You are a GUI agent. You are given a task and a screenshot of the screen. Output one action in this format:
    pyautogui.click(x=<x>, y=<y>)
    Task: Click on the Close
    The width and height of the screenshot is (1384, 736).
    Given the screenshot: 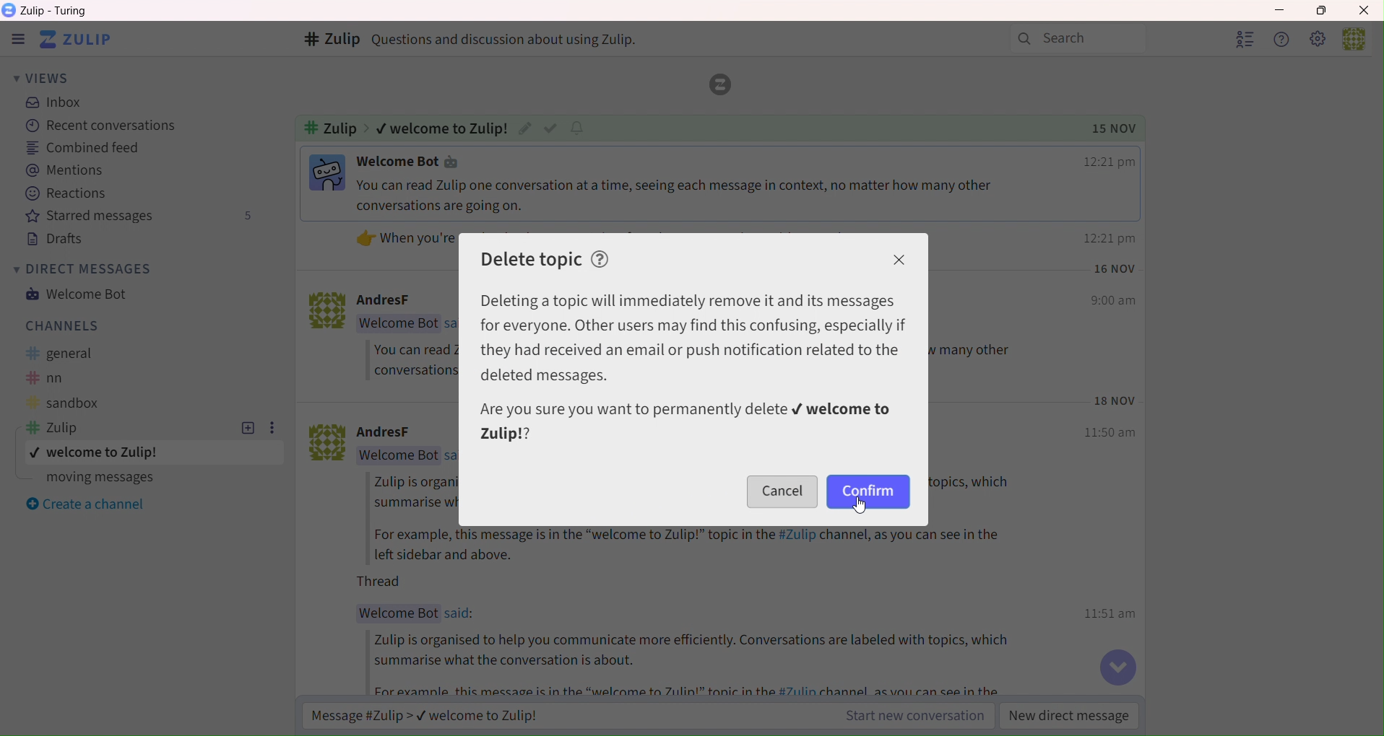 What is the action you would take?
    pyautogui.click(x=1363, y=11)
    